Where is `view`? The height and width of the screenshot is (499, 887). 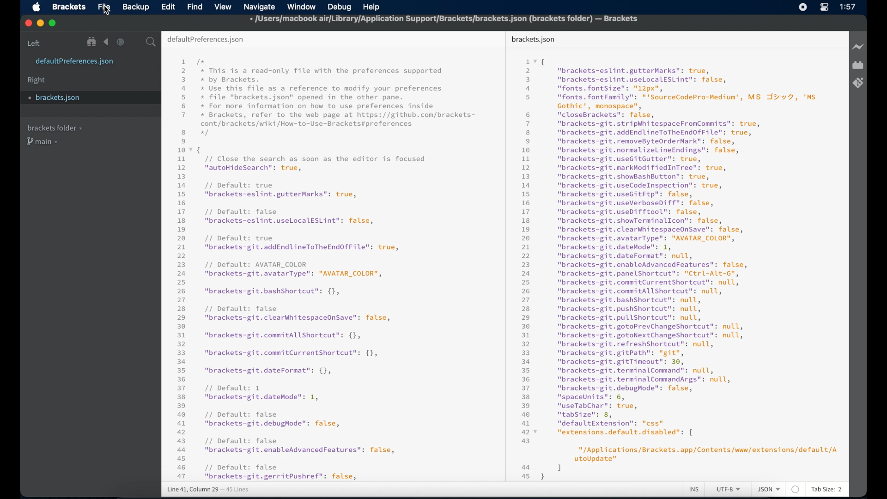
view is located at coordinates (223, 7).